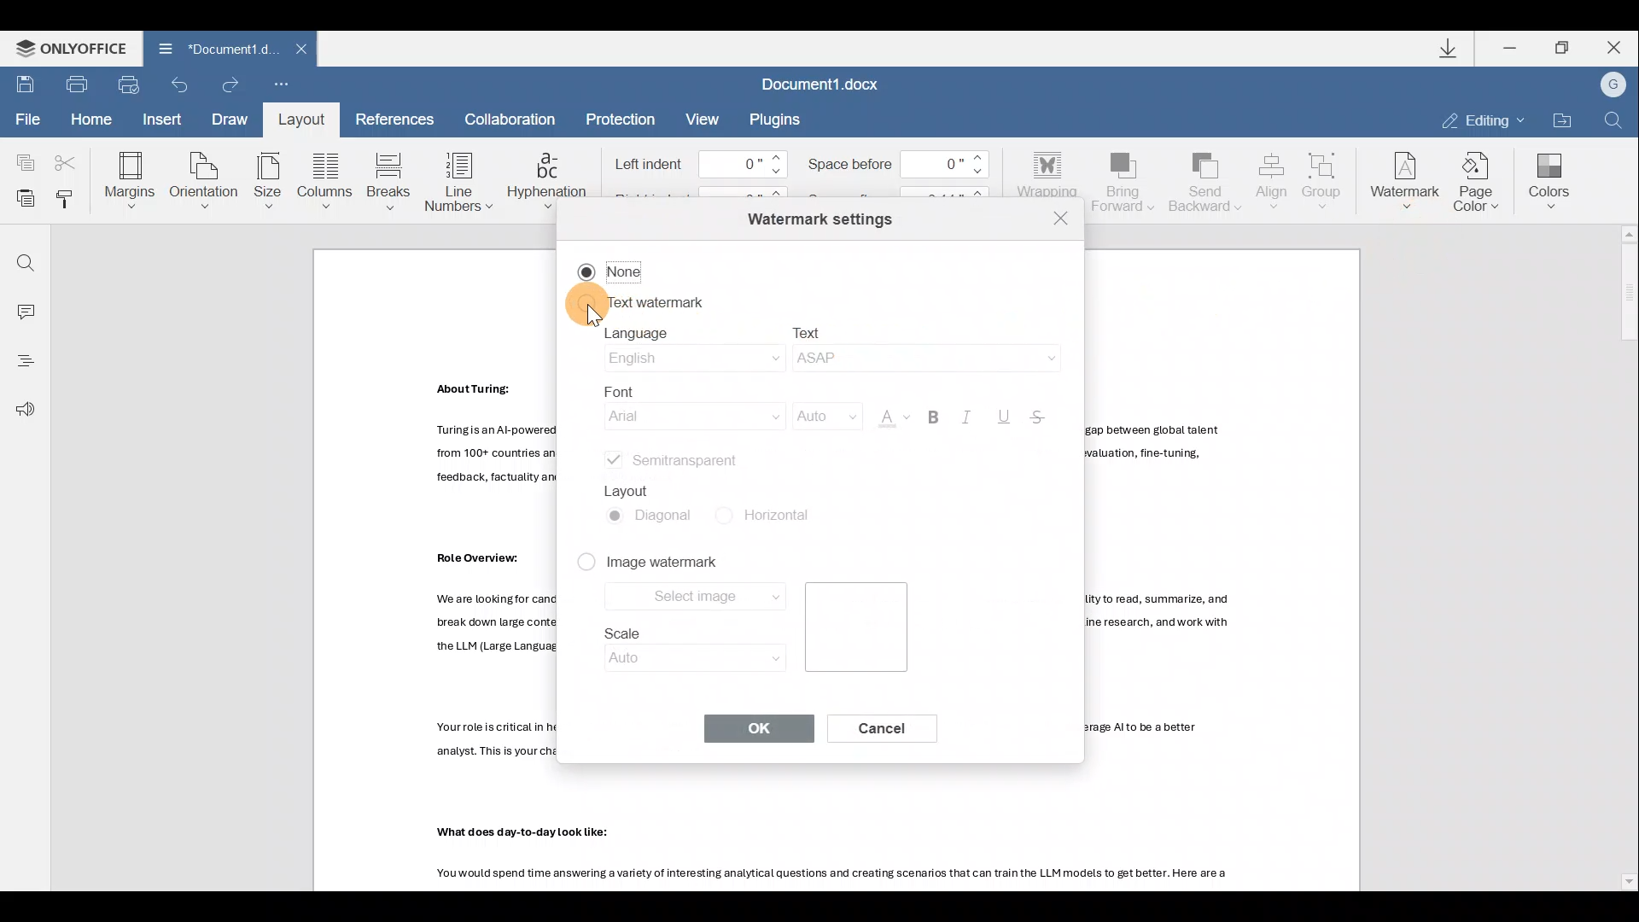 This screenshot has width=1639, height=922. What do you see at coordinates (972, 416) in the screenshot?
I see `Italic` at bounding box center [972, 416].